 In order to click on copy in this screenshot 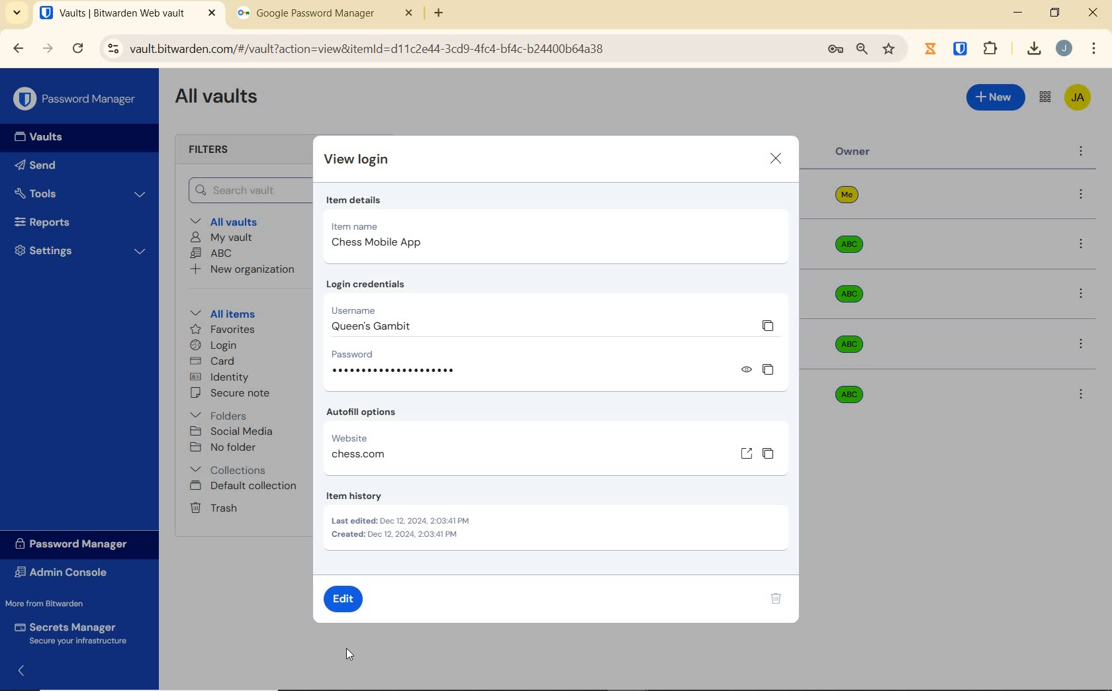, I will do `click(768, 325)`.